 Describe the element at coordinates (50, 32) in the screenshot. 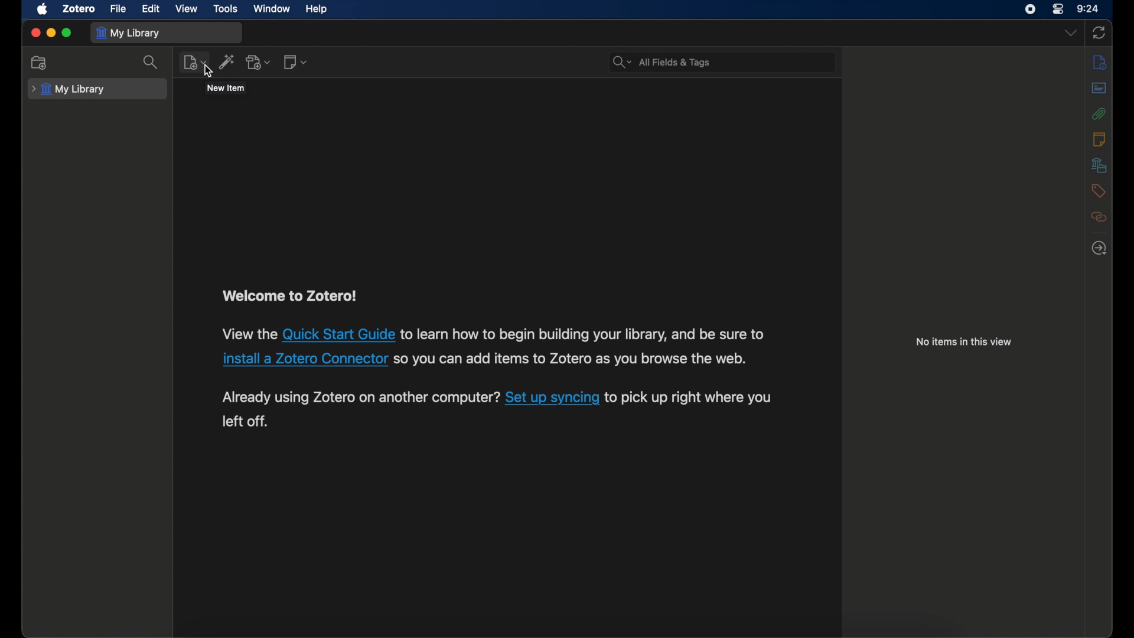

I see `minimize` at that location.